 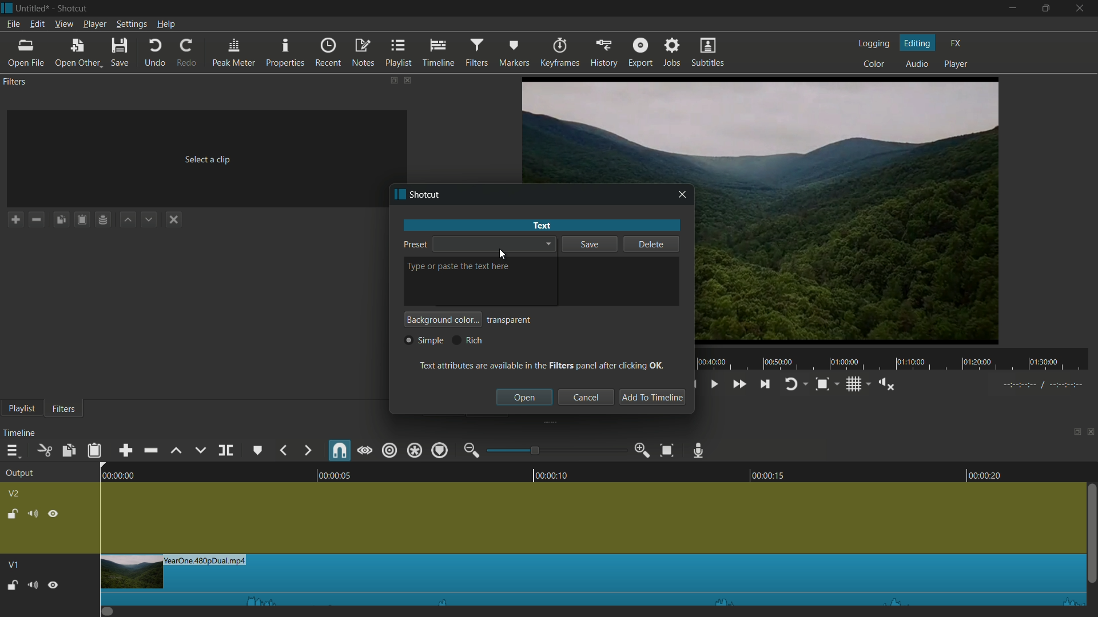 What do you see at coordinates (715, 384) in the screenshot?
I see `toggle play or pause` at bounding box center [715, 384].